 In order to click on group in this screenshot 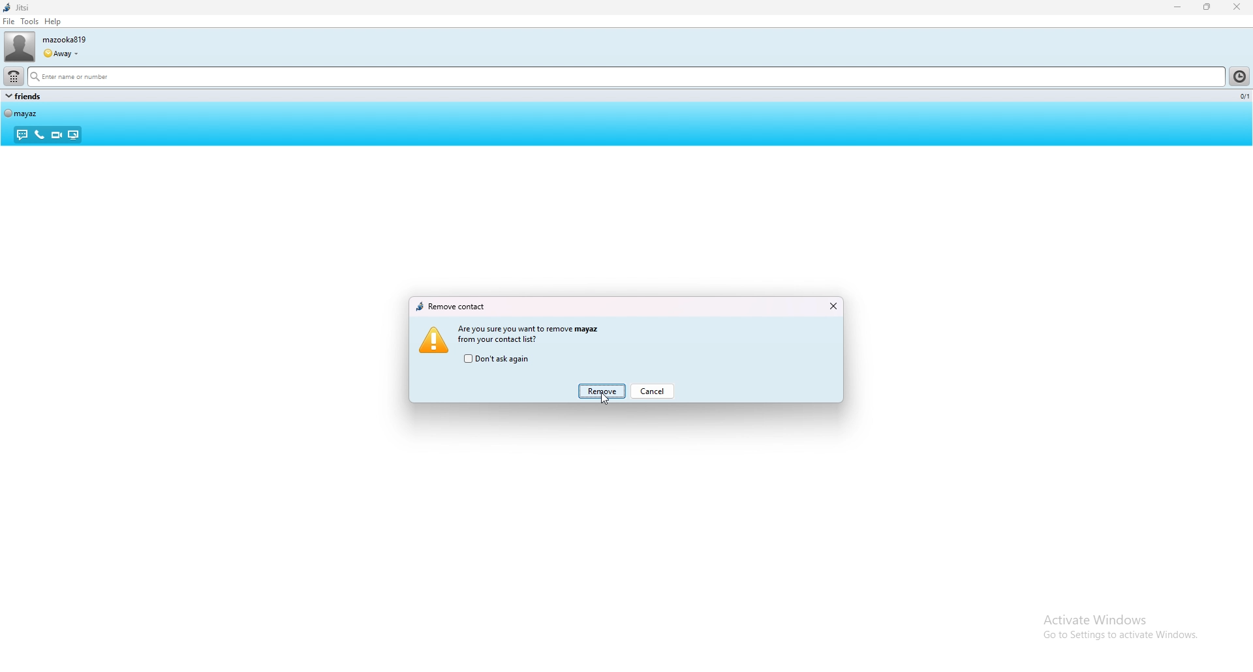, I will do `click(23, 96)`.